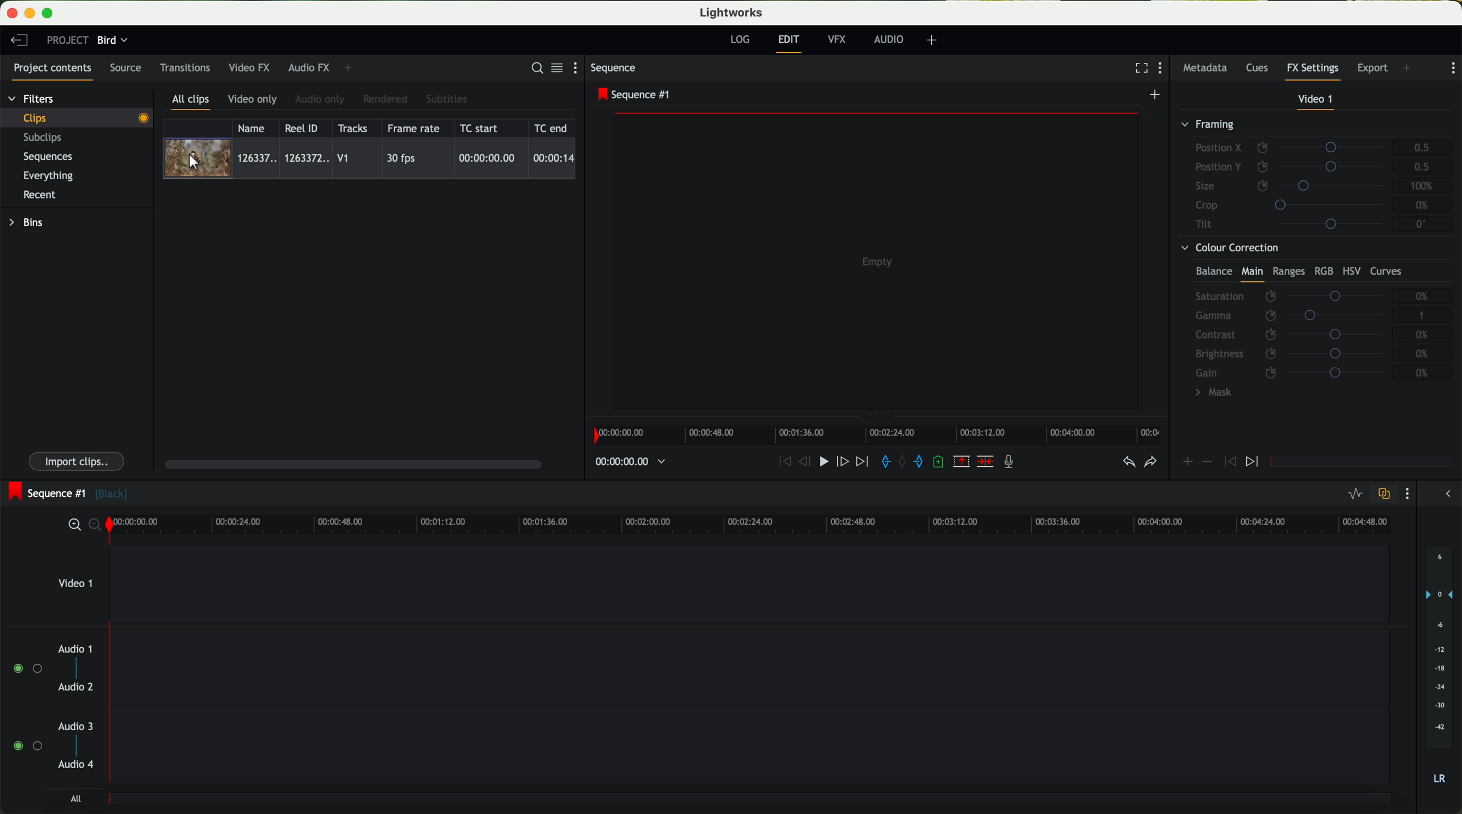 The image size is (1462, 814). I want to click on clips, so click(77, 117).